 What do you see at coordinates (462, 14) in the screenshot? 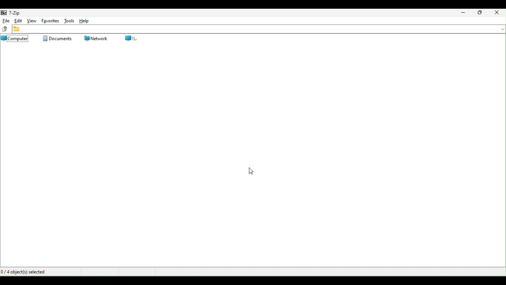
I see `Minimise` at bounding box center [462, 14].